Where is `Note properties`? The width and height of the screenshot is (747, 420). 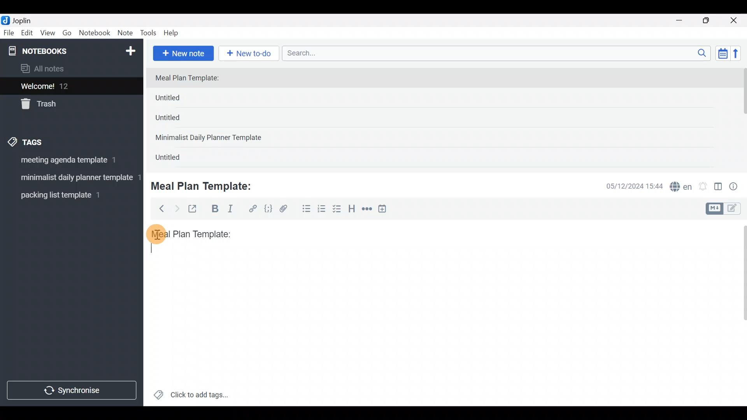
Note properties is located at coordinates (737, 187).